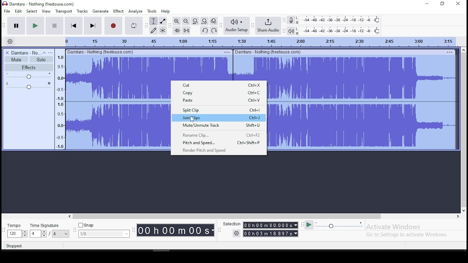 The width and height of the screenshot is (468, 263). Describe the element at coordinates (31, 11) in the screenshot. I see `select` at that location.